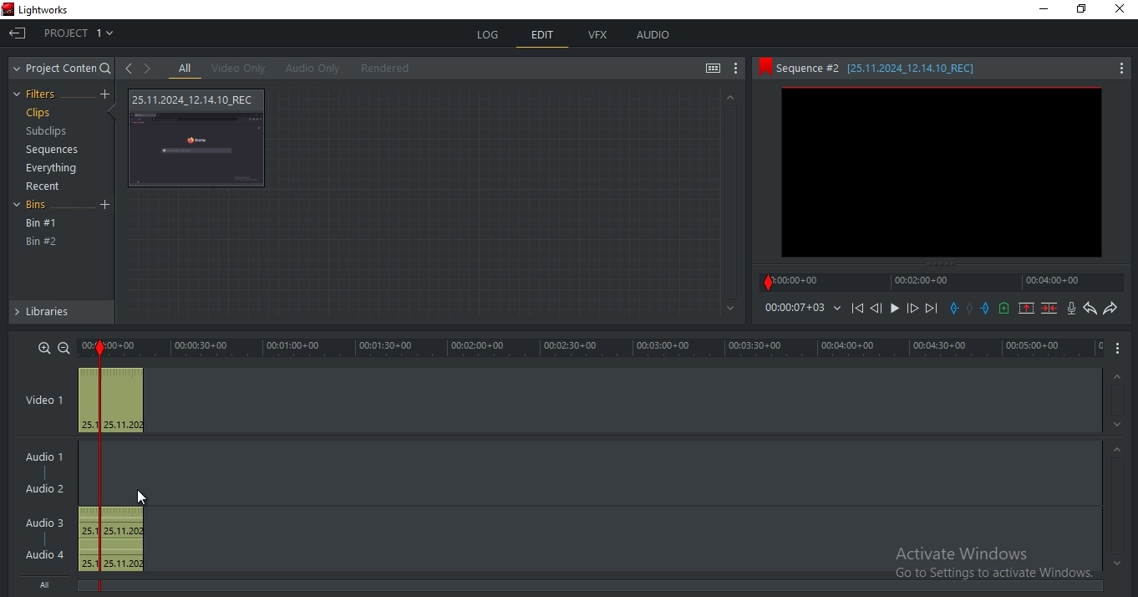 The image size is (1138, 597). I want to click on timeline, so click(944, 282).